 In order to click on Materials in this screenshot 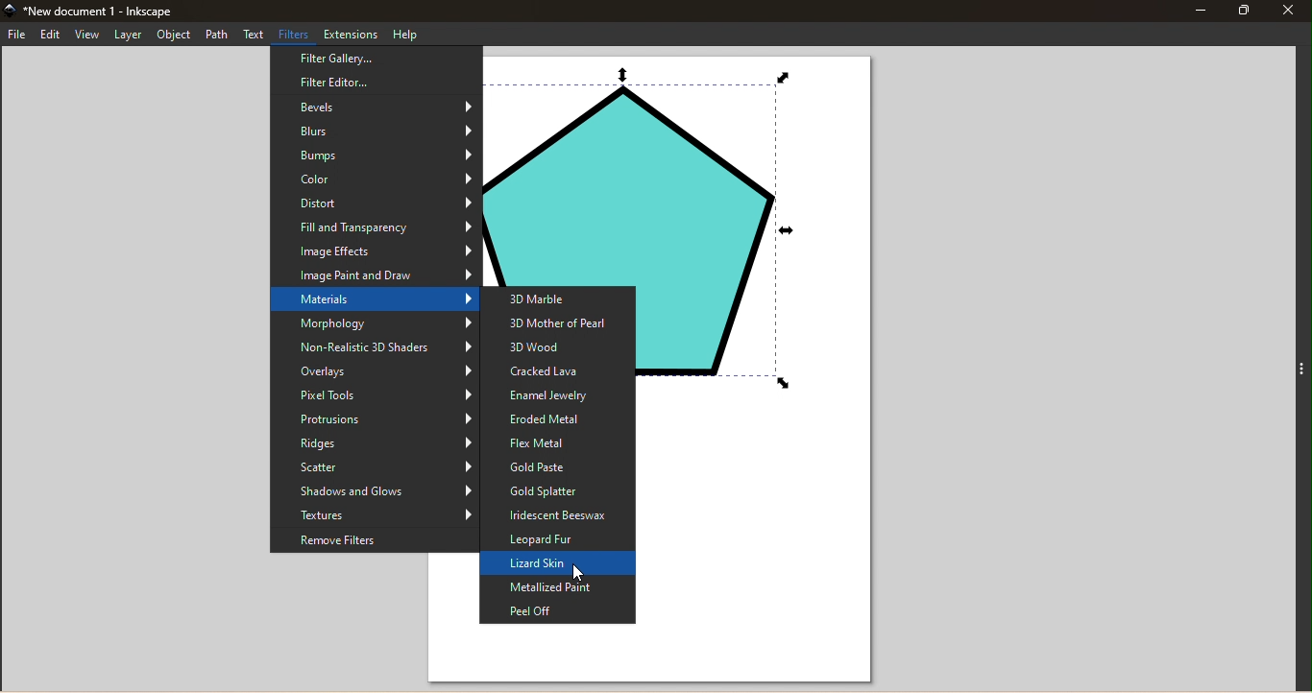, I will do `click(374, 301)`.